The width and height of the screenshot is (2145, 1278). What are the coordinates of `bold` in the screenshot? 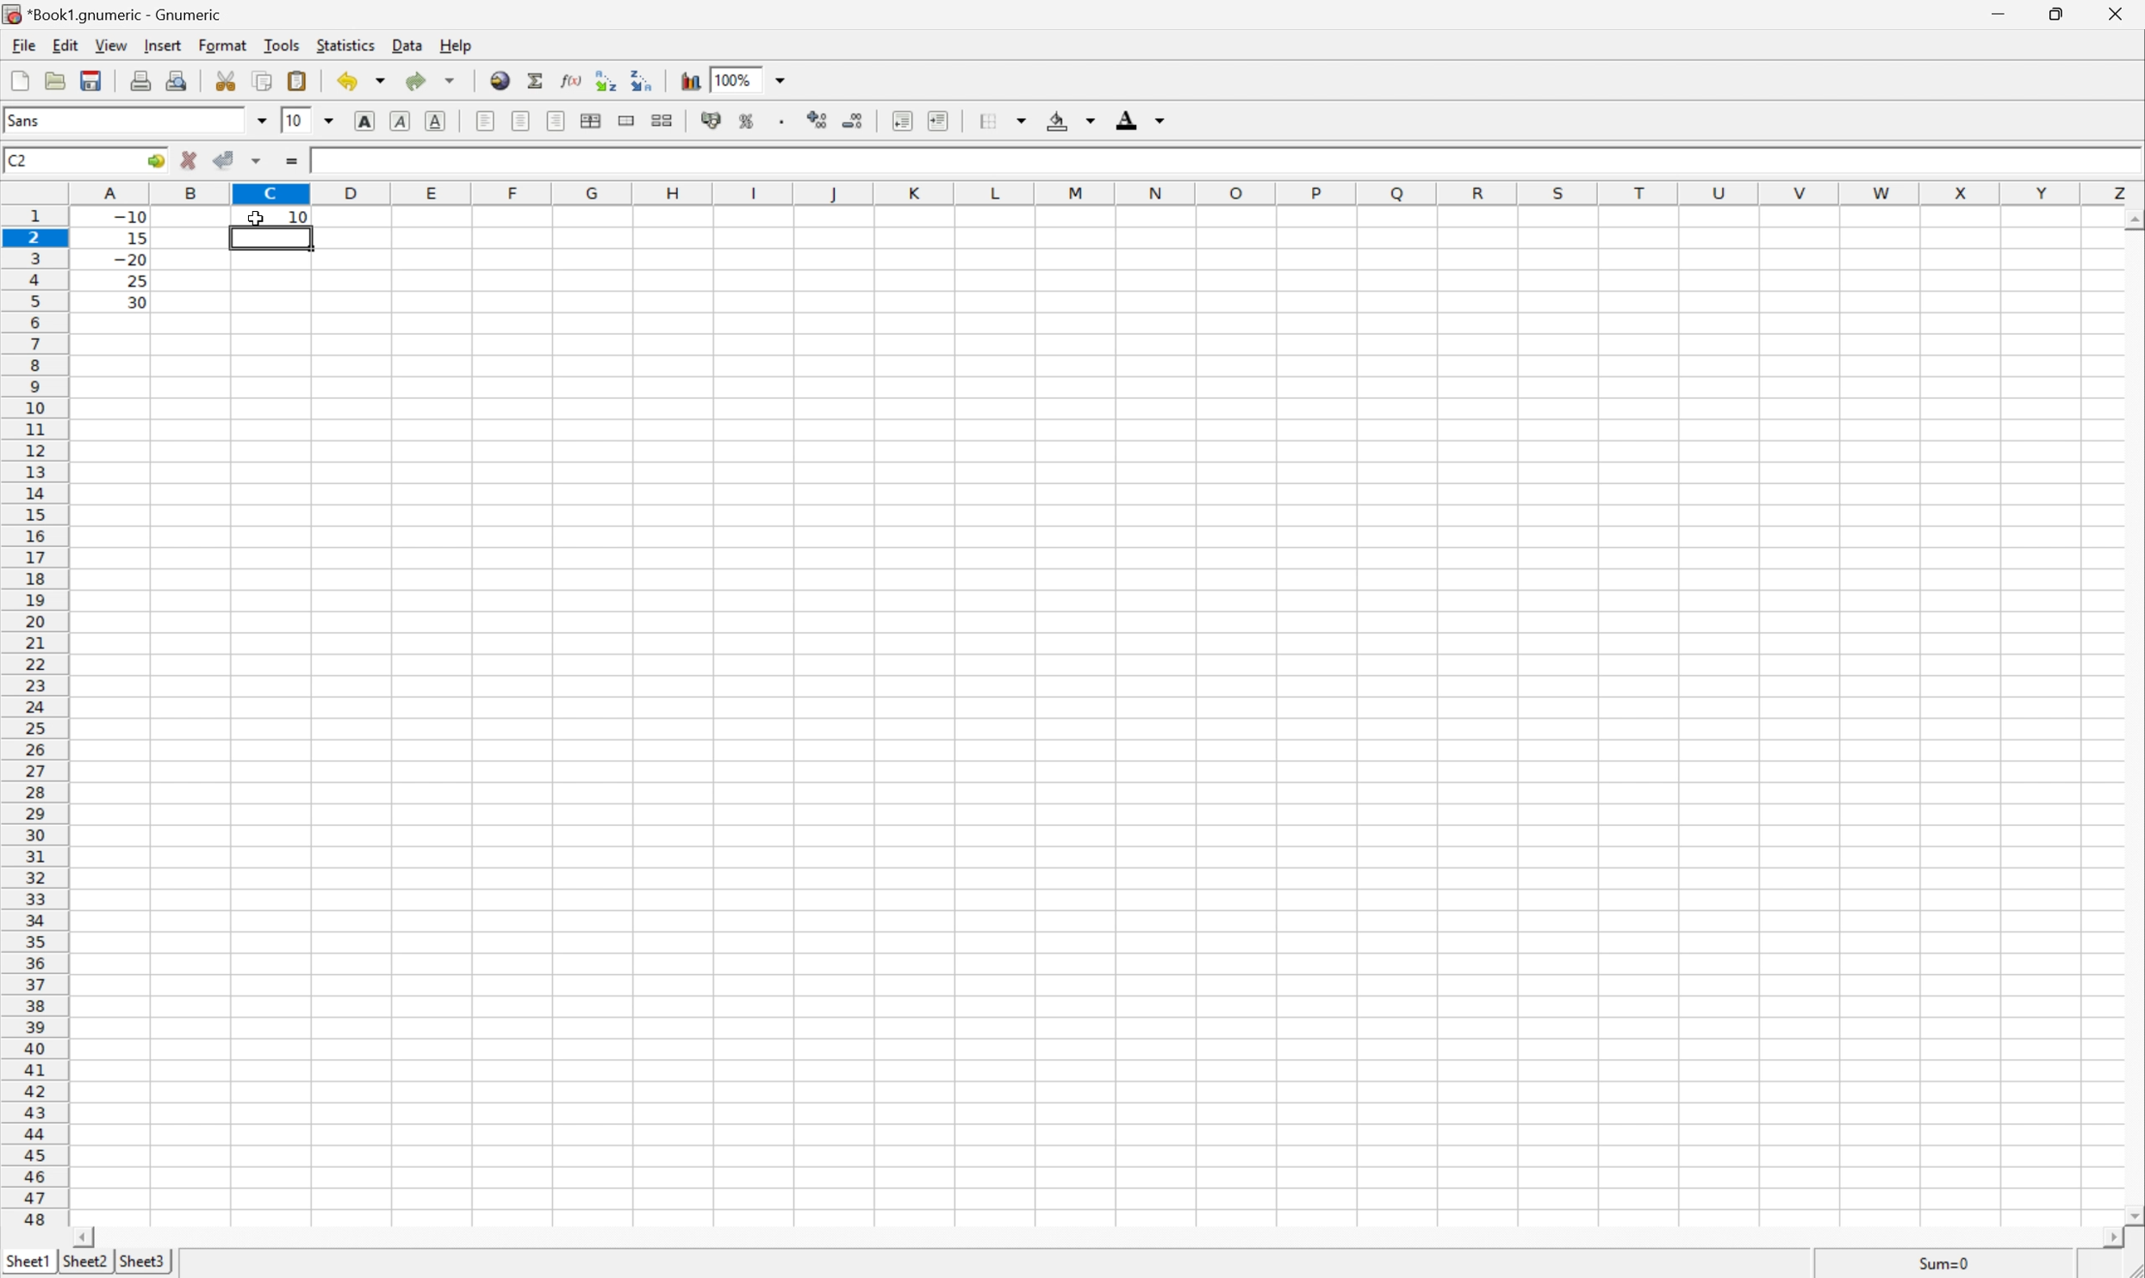 It's located at (361, 119).